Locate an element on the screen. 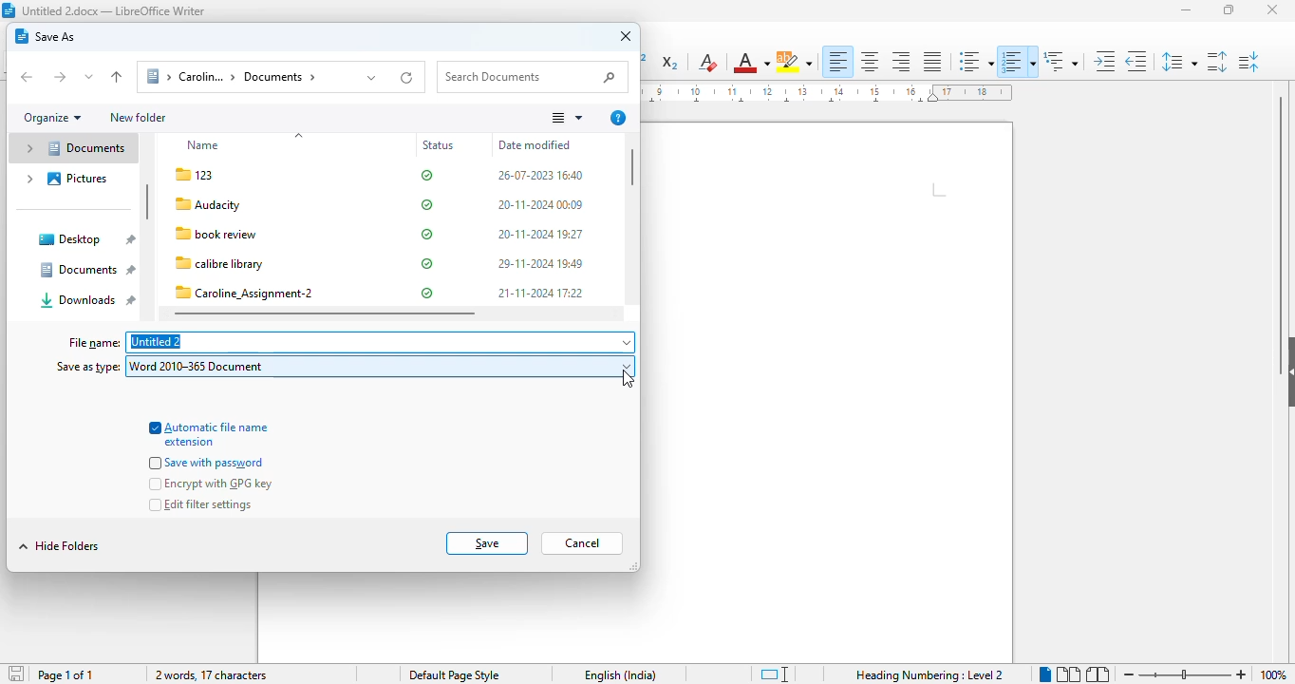 Image resolution: width=1295 pixels, height=684 pixels. minimize is located at coordinates (1188, 10).